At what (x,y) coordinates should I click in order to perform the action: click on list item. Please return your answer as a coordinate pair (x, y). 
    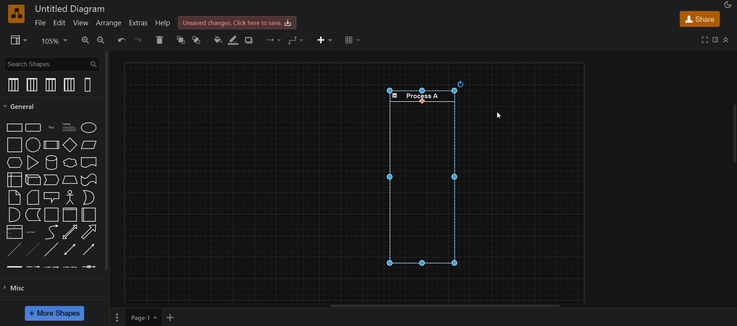
    Looking at the image, I should click on (32, 232).